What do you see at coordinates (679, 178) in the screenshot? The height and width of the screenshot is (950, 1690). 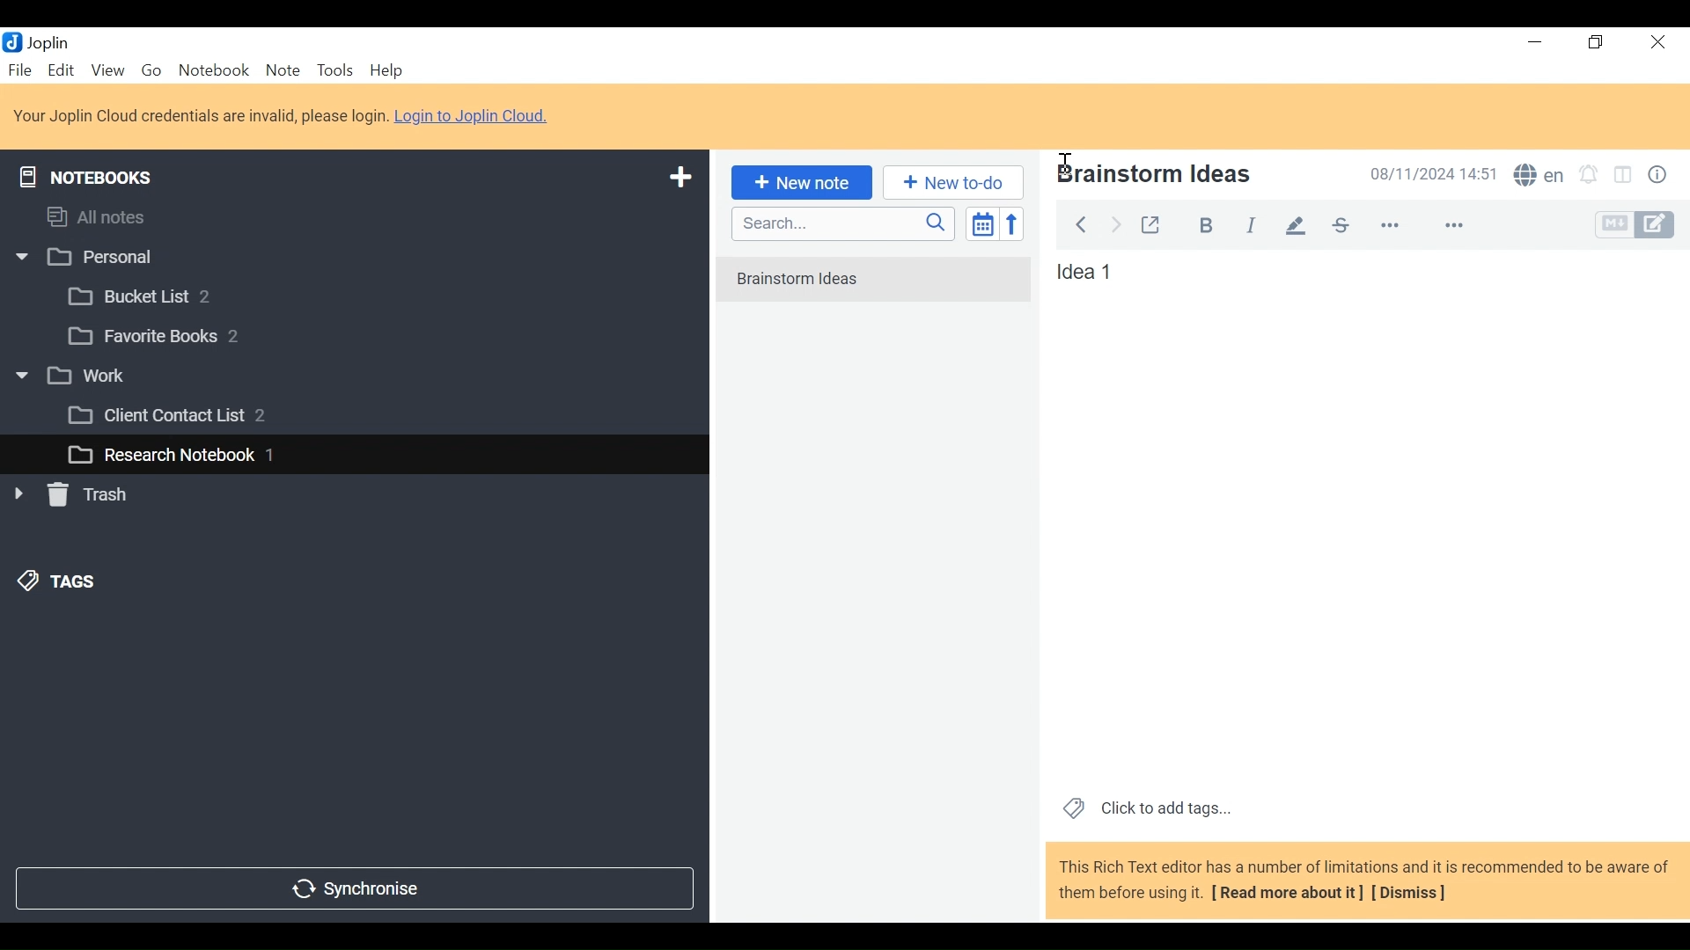 I see `Add New Notebook` at bounding box center [679, 178].